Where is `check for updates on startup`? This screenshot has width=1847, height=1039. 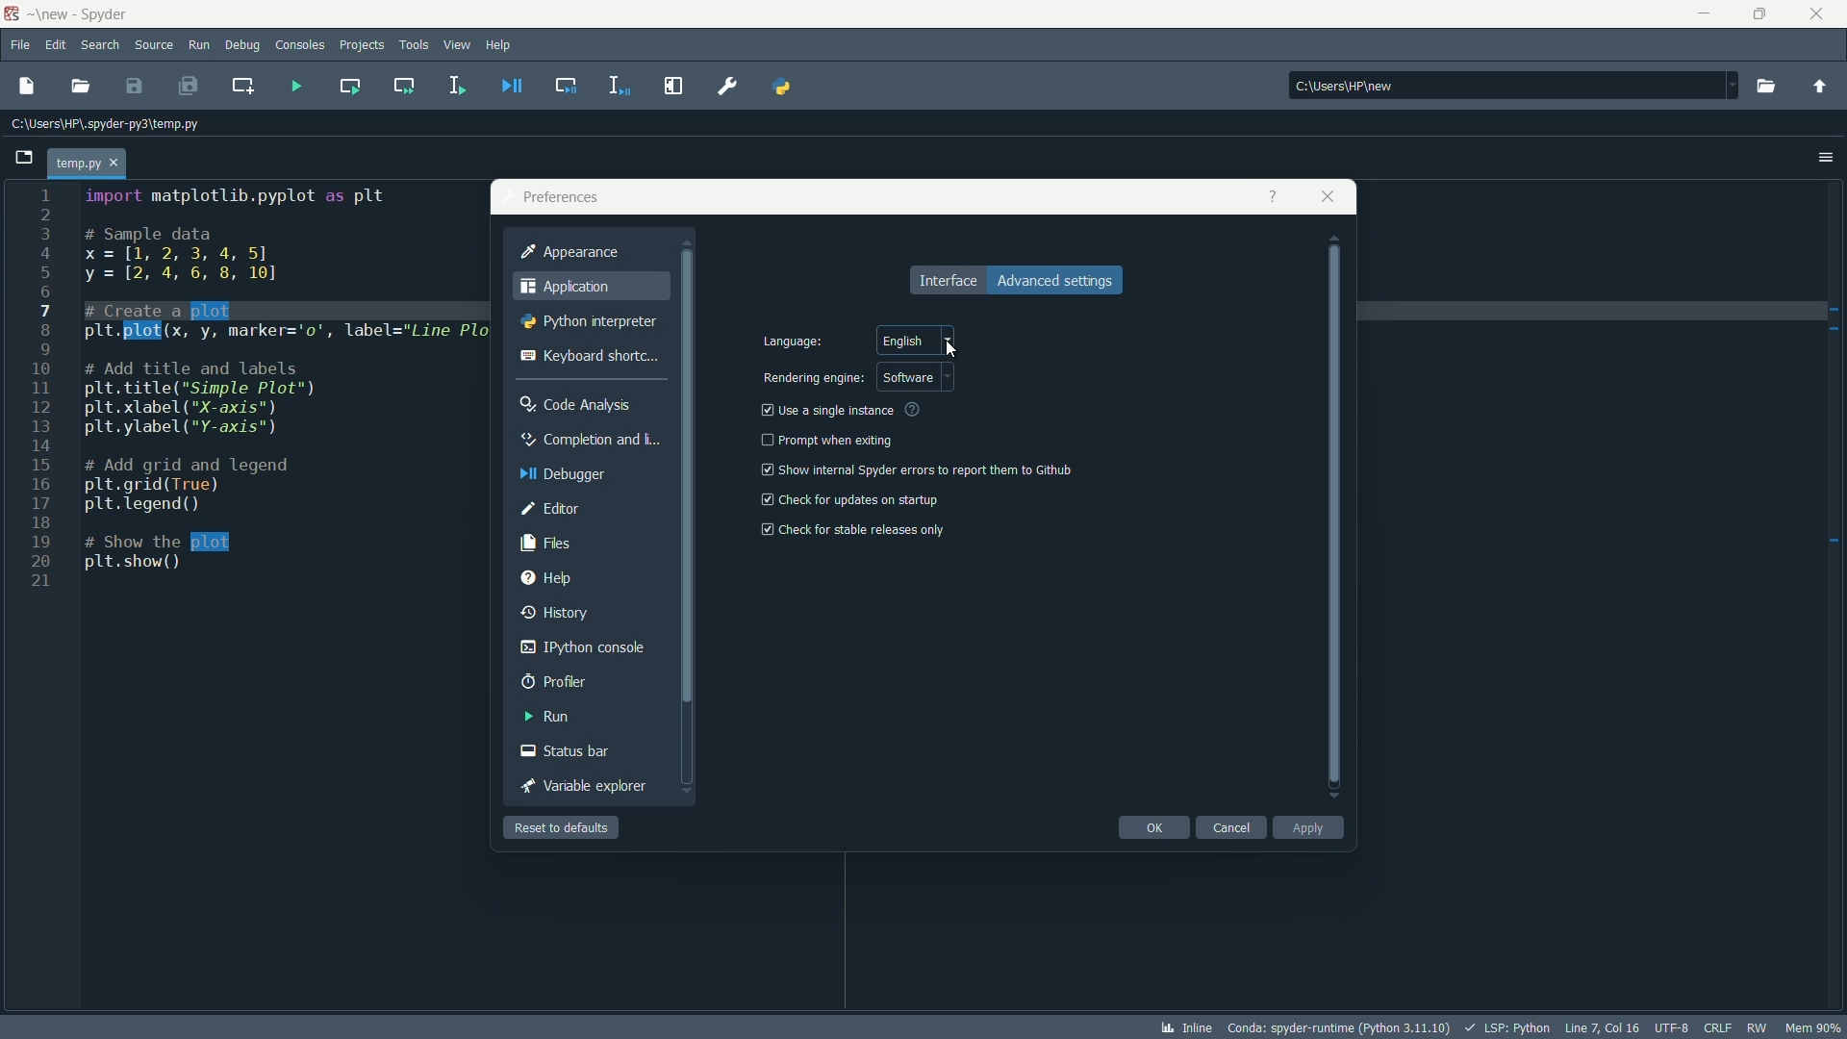
check for updates on startup is located at coordinates (861, 501).